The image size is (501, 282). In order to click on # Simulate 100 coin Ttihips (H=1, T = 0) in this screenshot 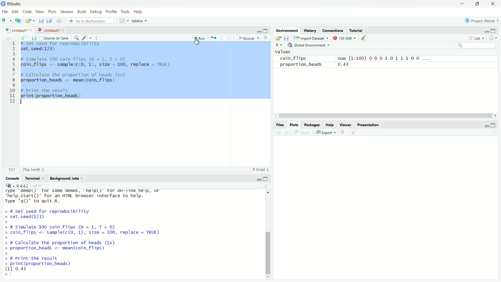, I will do `click(81, 58)`.